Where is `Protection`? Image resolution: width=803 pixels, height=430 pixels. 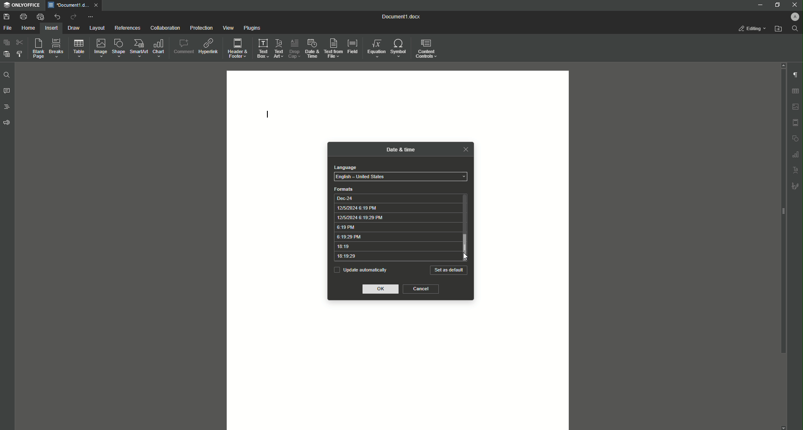 Protection is located at coordinates (199, 27).